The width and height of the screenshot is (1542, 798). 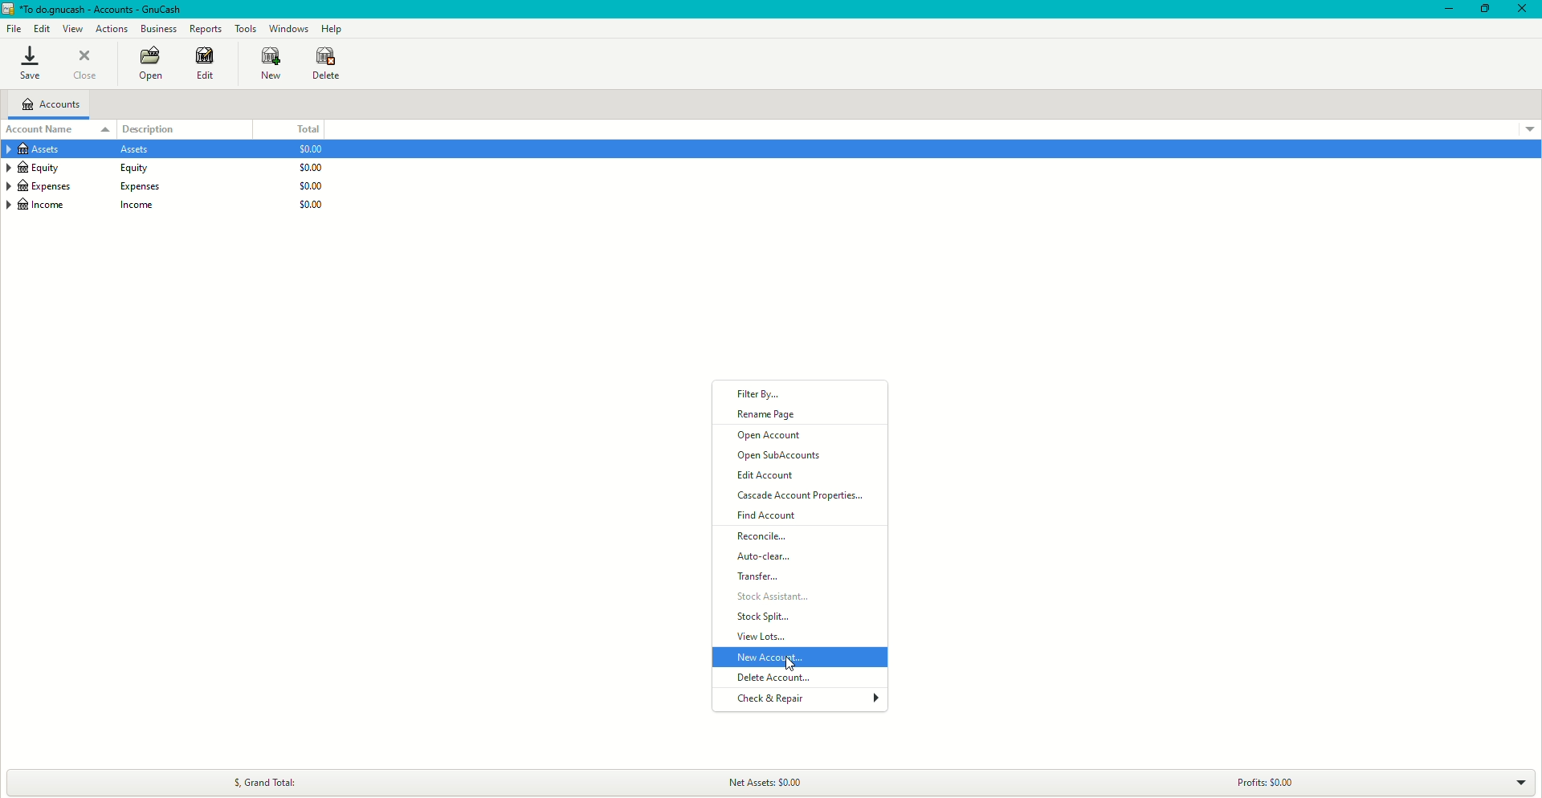 What do you see at coordinates (770, 657) in the screenshot?
I see `New Account` at bounding box center [770, 657].